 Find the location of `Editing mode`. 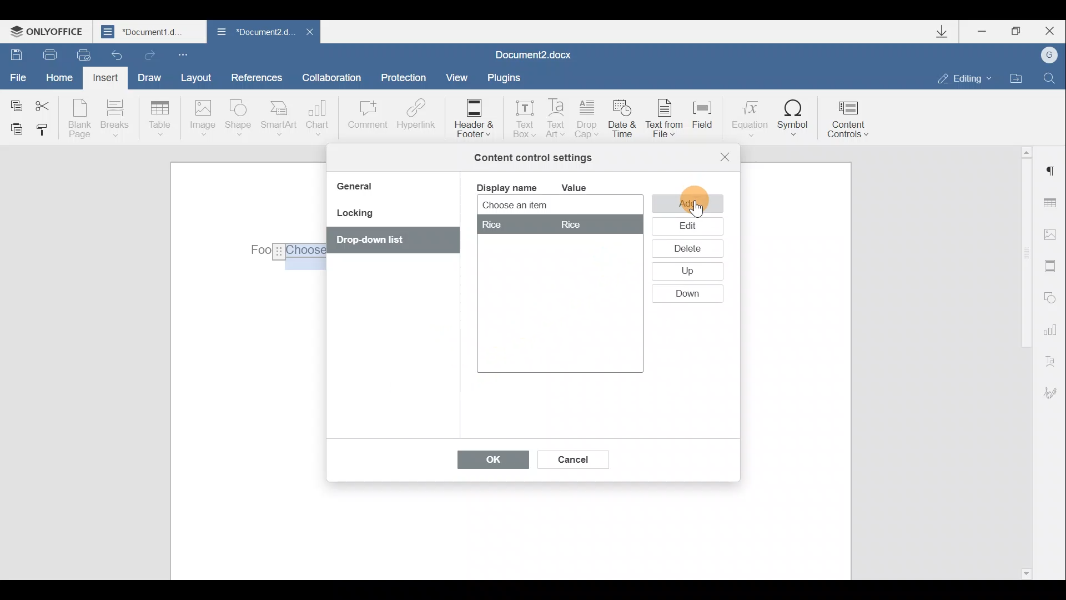

Editing mode is located at coordinates (965, 78).